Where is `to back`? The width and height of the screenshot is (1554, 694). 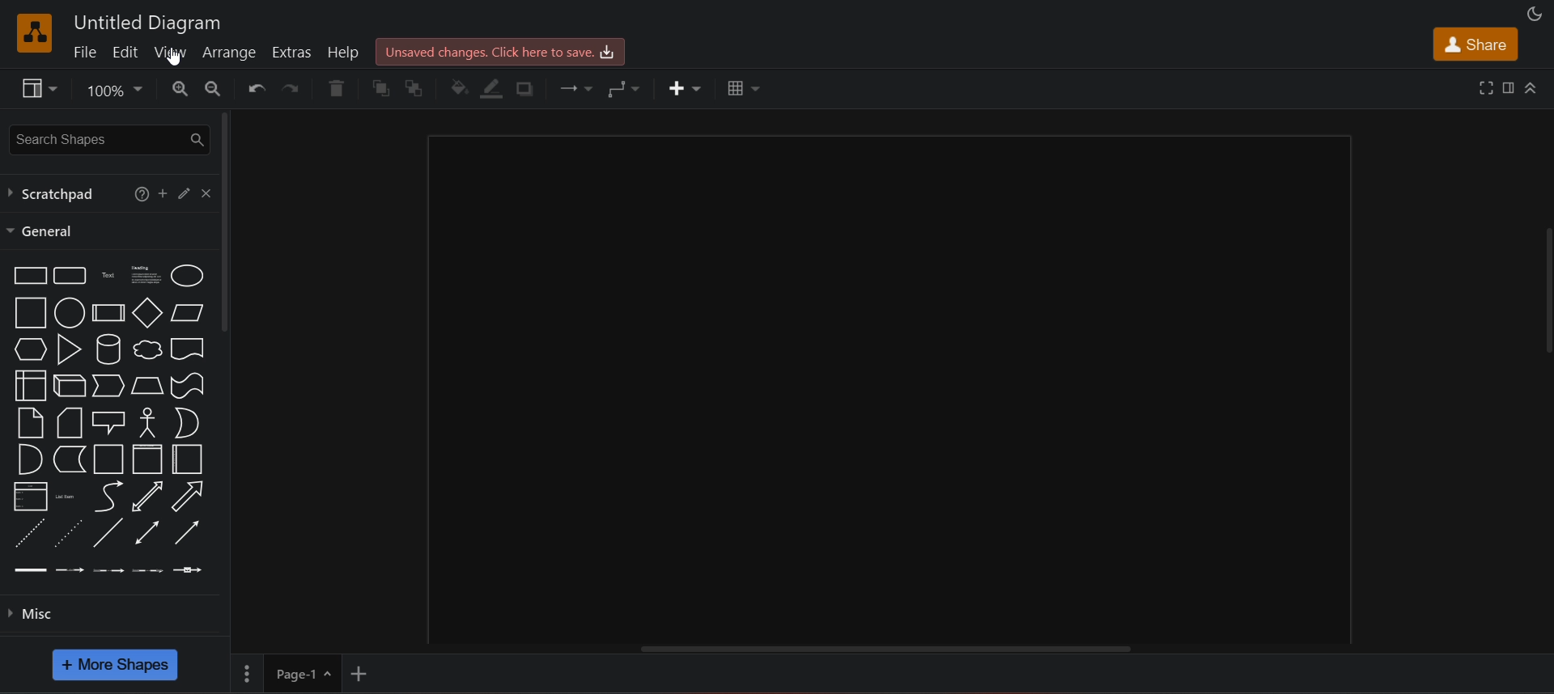 to back is located at coordinates (414, 87).